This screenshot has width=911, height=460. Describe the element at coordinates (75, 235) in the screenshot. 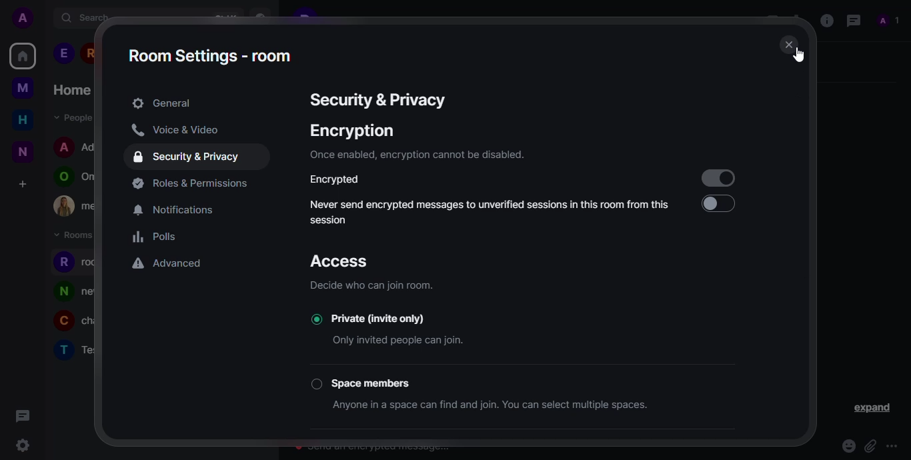

I see `rooms` at that location.